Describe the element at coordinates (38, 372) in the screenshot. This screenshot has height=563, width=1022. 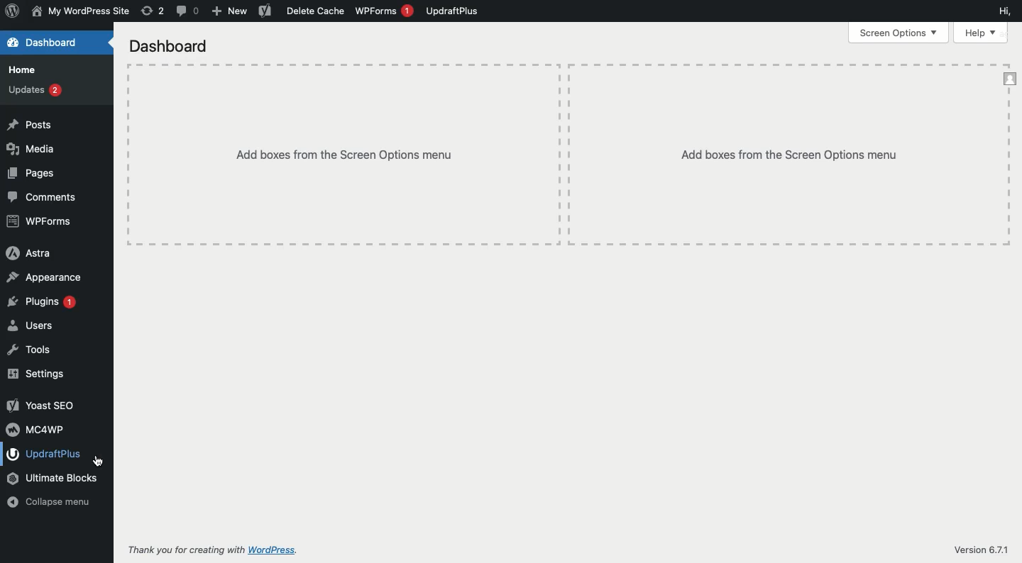
I see `Settings` at that location.